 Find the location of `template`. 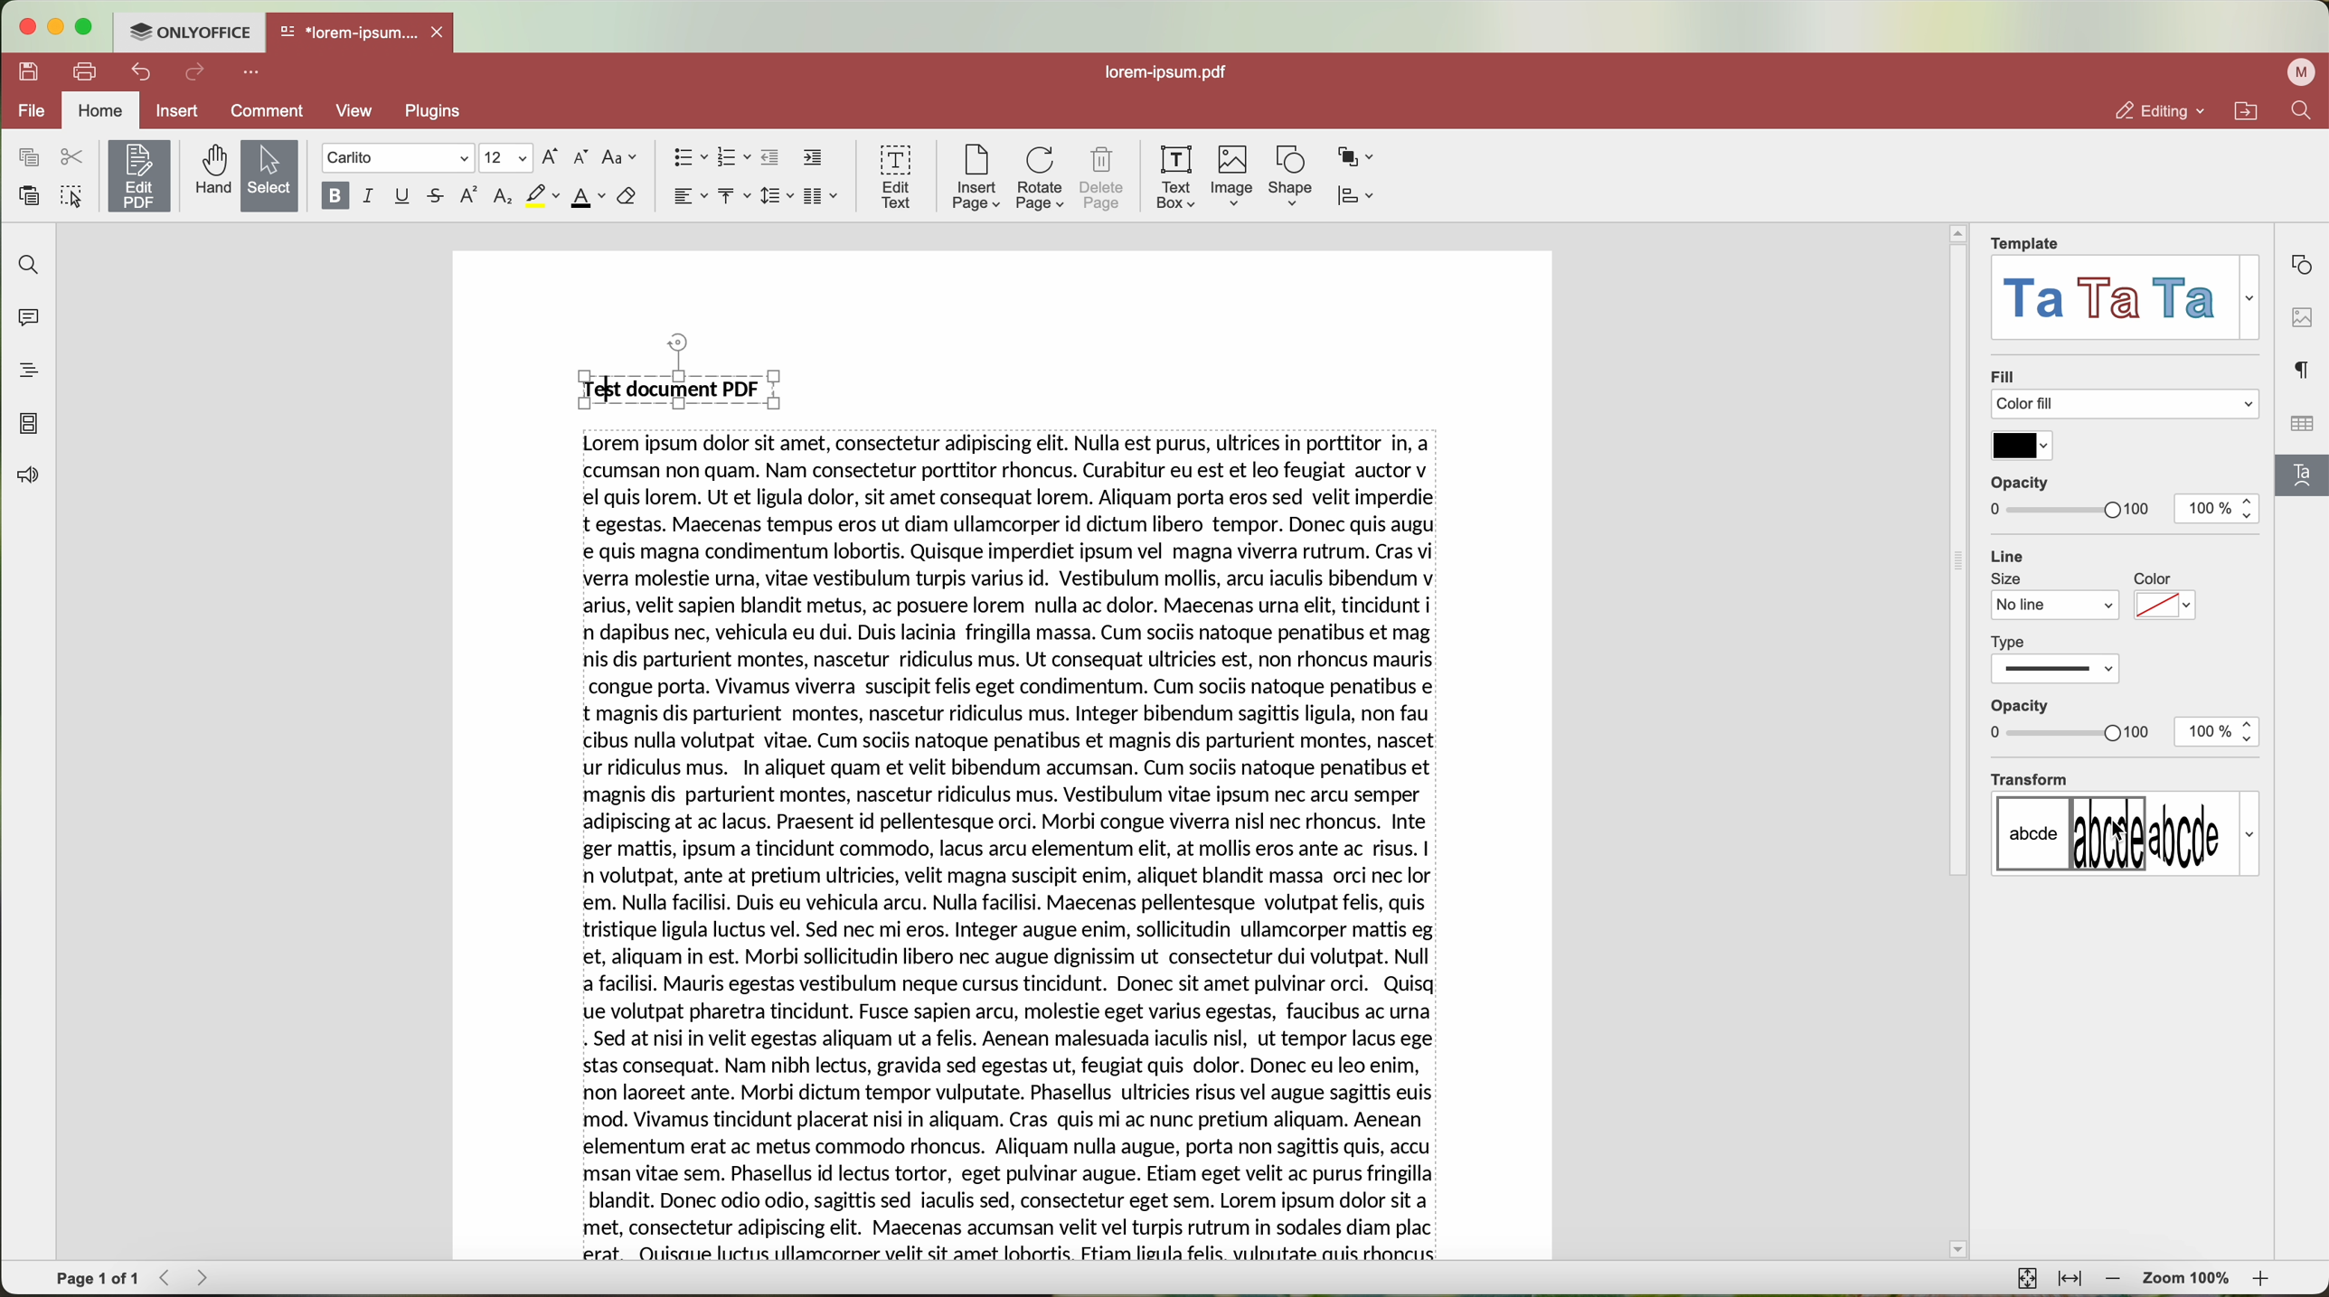

template is located at coordinates (2027, 242).